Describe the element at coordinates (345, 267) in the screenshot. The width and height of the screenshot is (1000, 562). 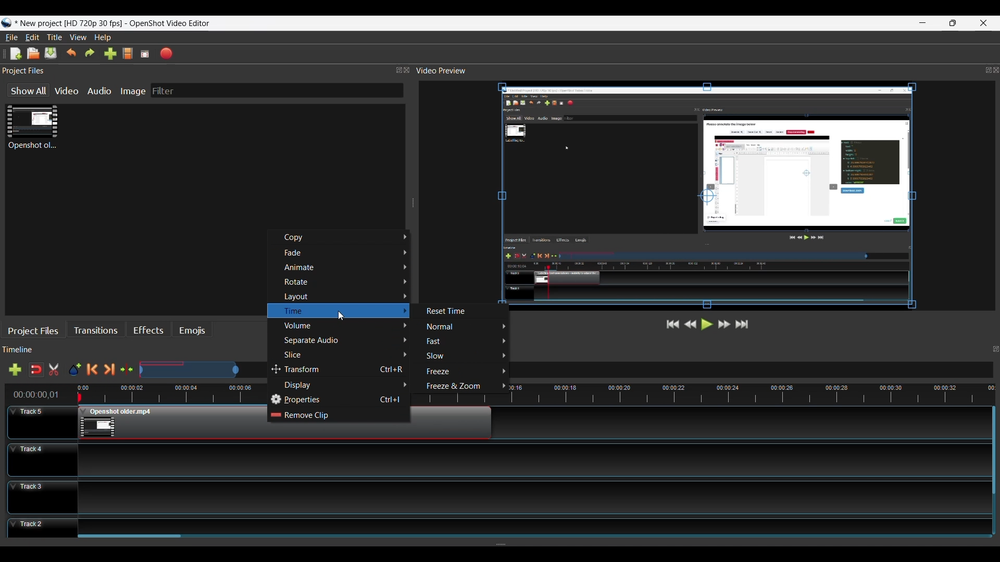
I see `Animate` at that location.